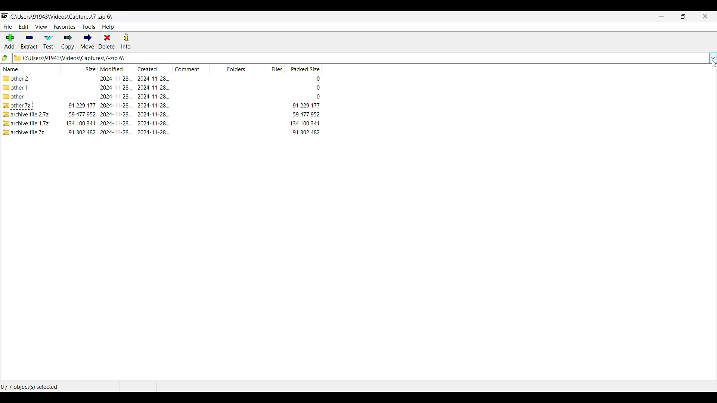 Image resolution: width=717 pixels, height=403 pixels. What do you see at coordinates (713, 59) in the screenshot?
I see `List all locations` at bounding box center [713, 59].